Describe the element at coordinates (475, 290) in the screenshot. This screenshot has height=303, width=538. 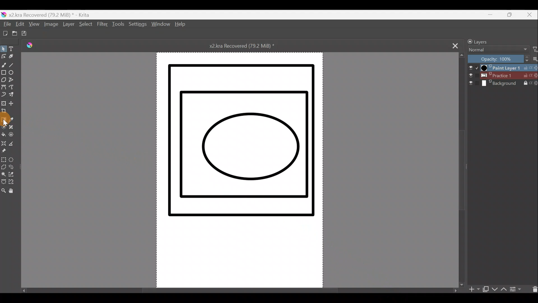
I see `Add layer/mask` at that location.